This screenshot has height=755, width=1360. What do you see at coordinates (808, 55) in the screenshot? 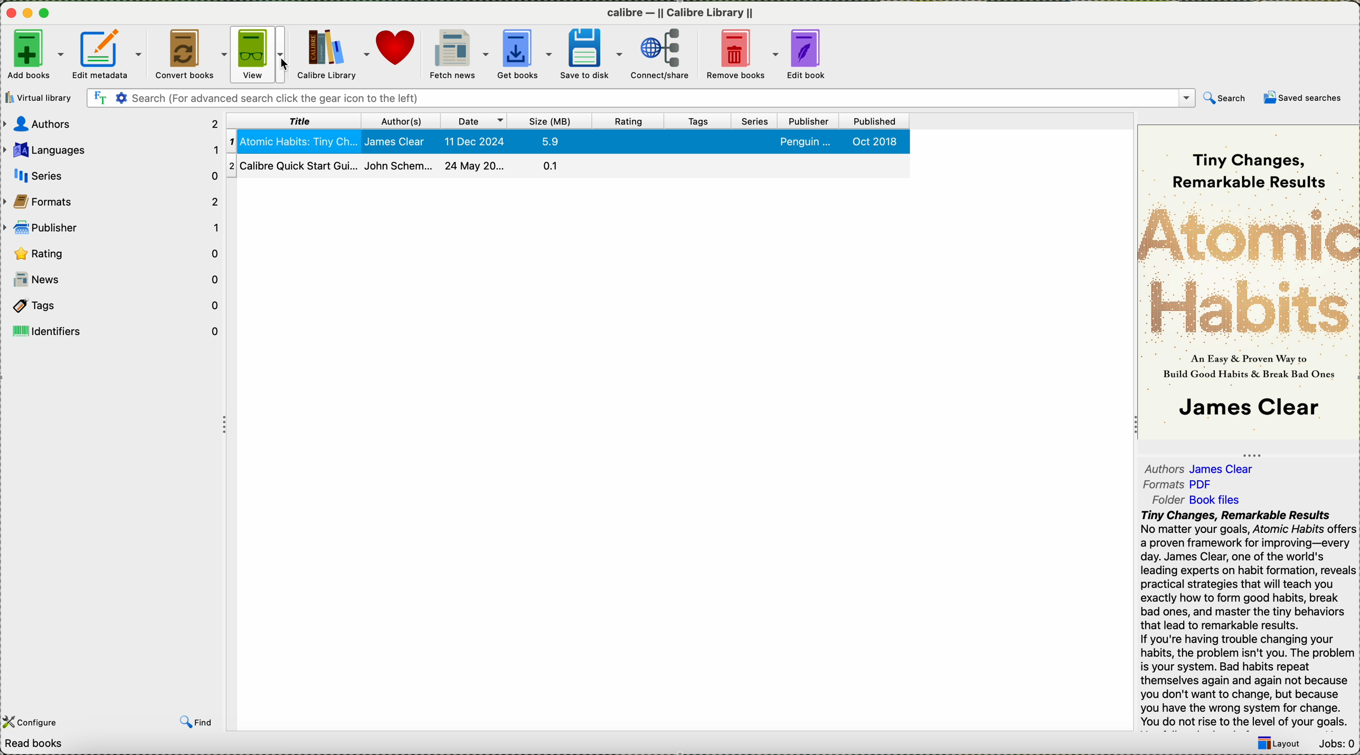
I see `edit book` at bounding box center [808, 55].